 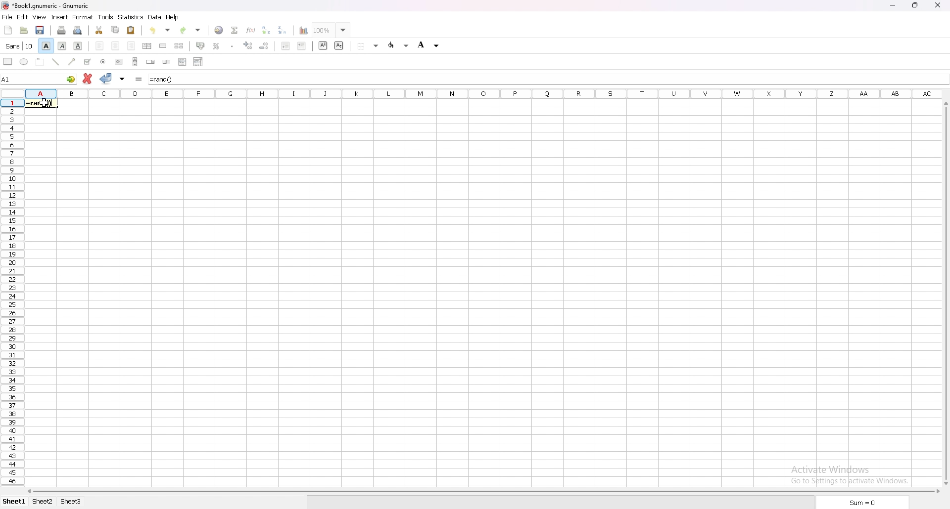 I want to click on sheet 2, so click(x=44, y=502).